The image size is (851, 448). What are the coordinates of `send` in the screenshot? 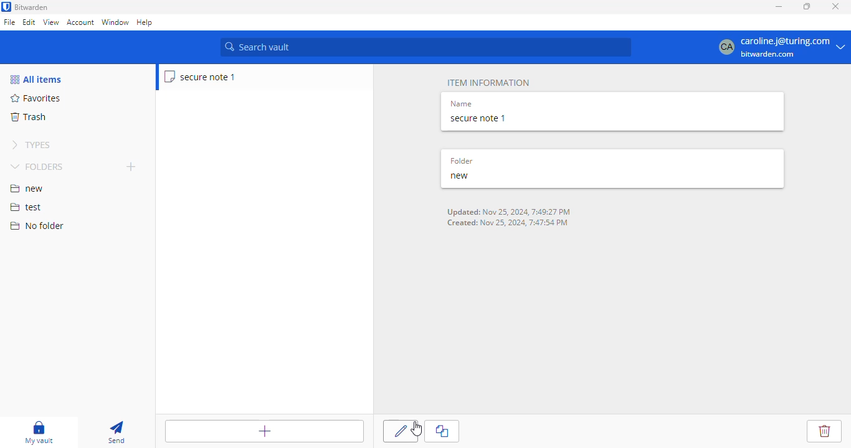 It's located at (116, 433).